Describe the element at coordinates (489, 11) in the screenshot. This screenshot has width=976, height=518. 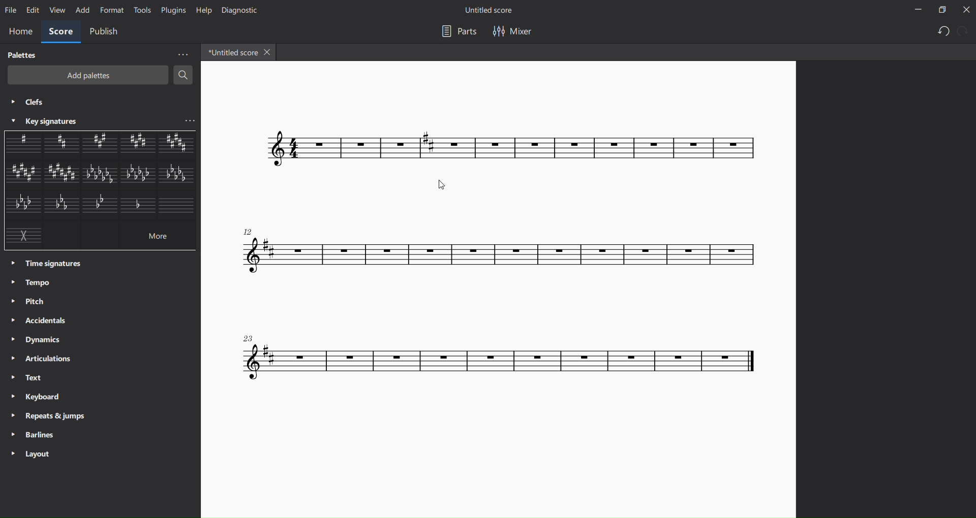
I see `title` at that location.